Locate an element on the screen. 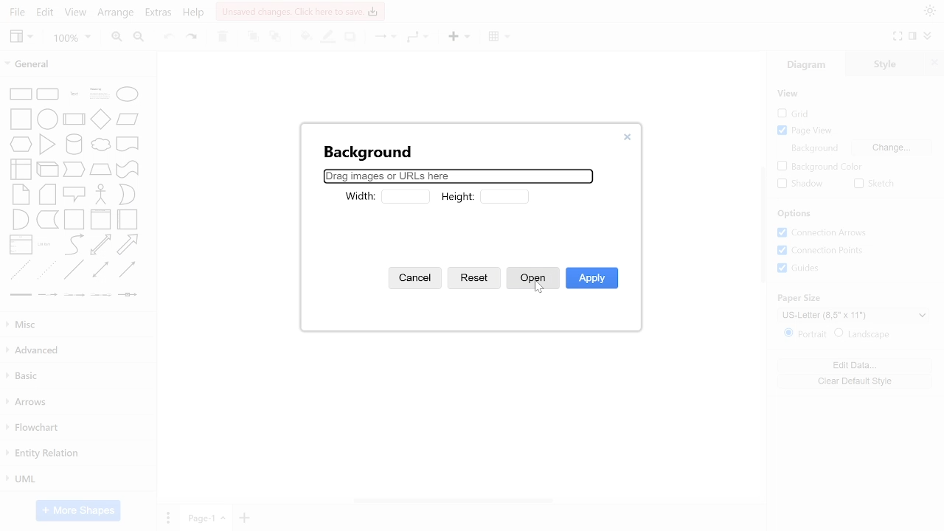  to back is located at coordinates (276, 38).